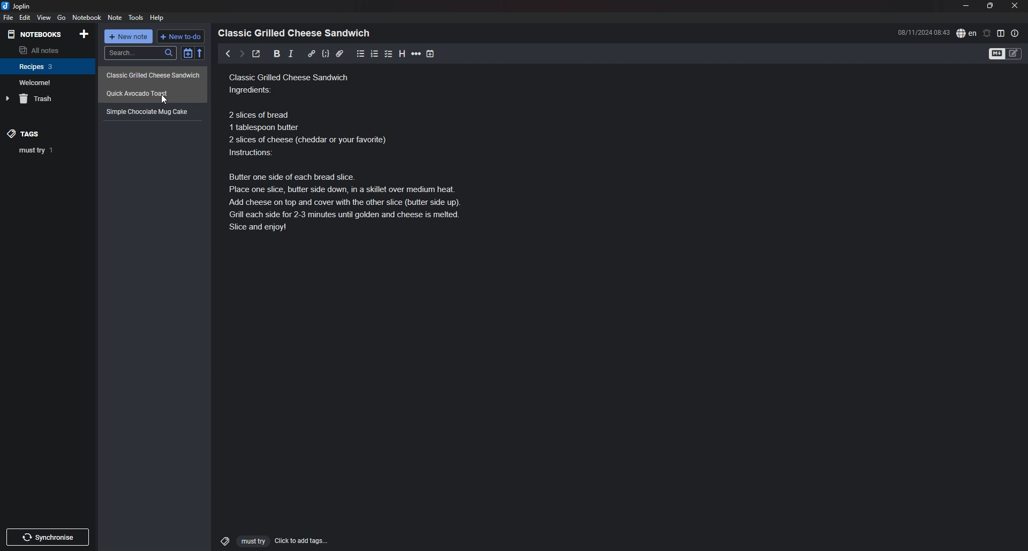  Describe the element at coordinates (153, 93) in the screenshot. I see `recipe` at that location.